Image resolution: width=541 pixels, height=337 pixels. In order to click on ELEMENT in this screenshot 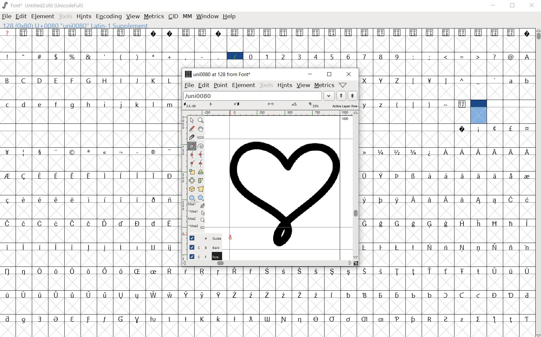, I will do `click(43, 17)`.